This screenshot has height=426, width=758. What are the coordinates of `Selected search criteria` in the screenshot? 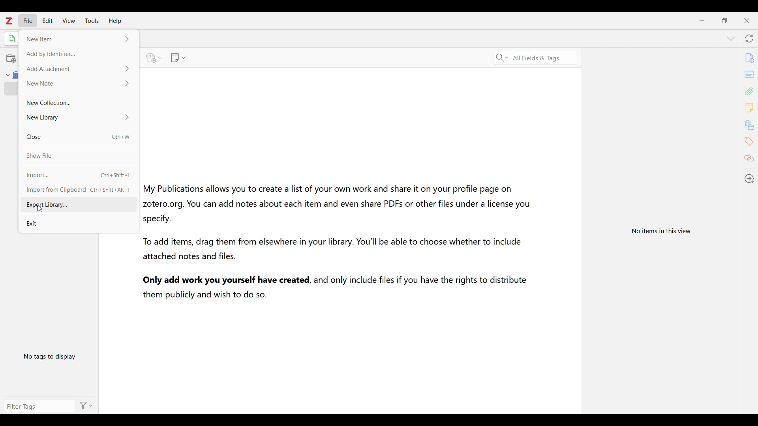 It's located at (537, 58).